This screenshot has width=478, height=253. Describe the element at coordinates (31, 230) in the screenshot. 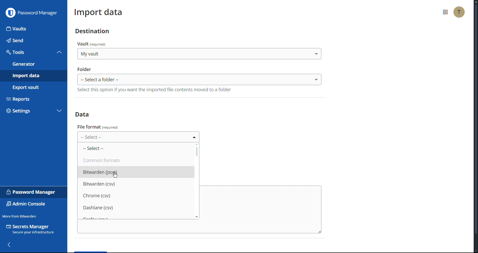

I see `Secrets Manager` at that location.